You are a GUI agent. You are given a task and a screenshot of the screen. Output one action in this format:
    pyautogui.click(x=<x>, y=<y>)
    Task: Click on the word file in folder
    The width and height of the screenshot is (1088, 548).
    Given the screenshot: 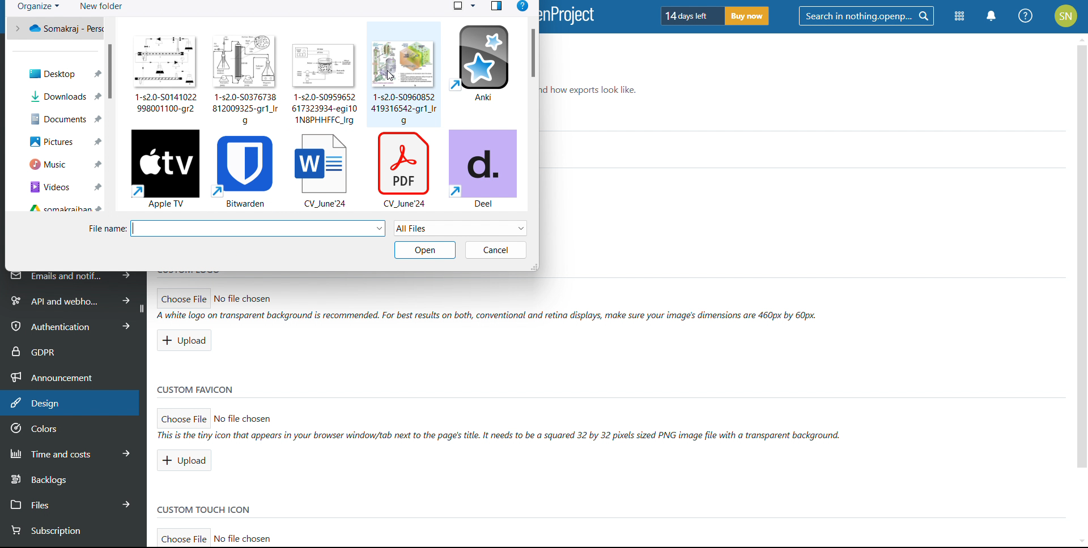 What is the action you would take?
    pyautogui.click(x=326, y=172)
    